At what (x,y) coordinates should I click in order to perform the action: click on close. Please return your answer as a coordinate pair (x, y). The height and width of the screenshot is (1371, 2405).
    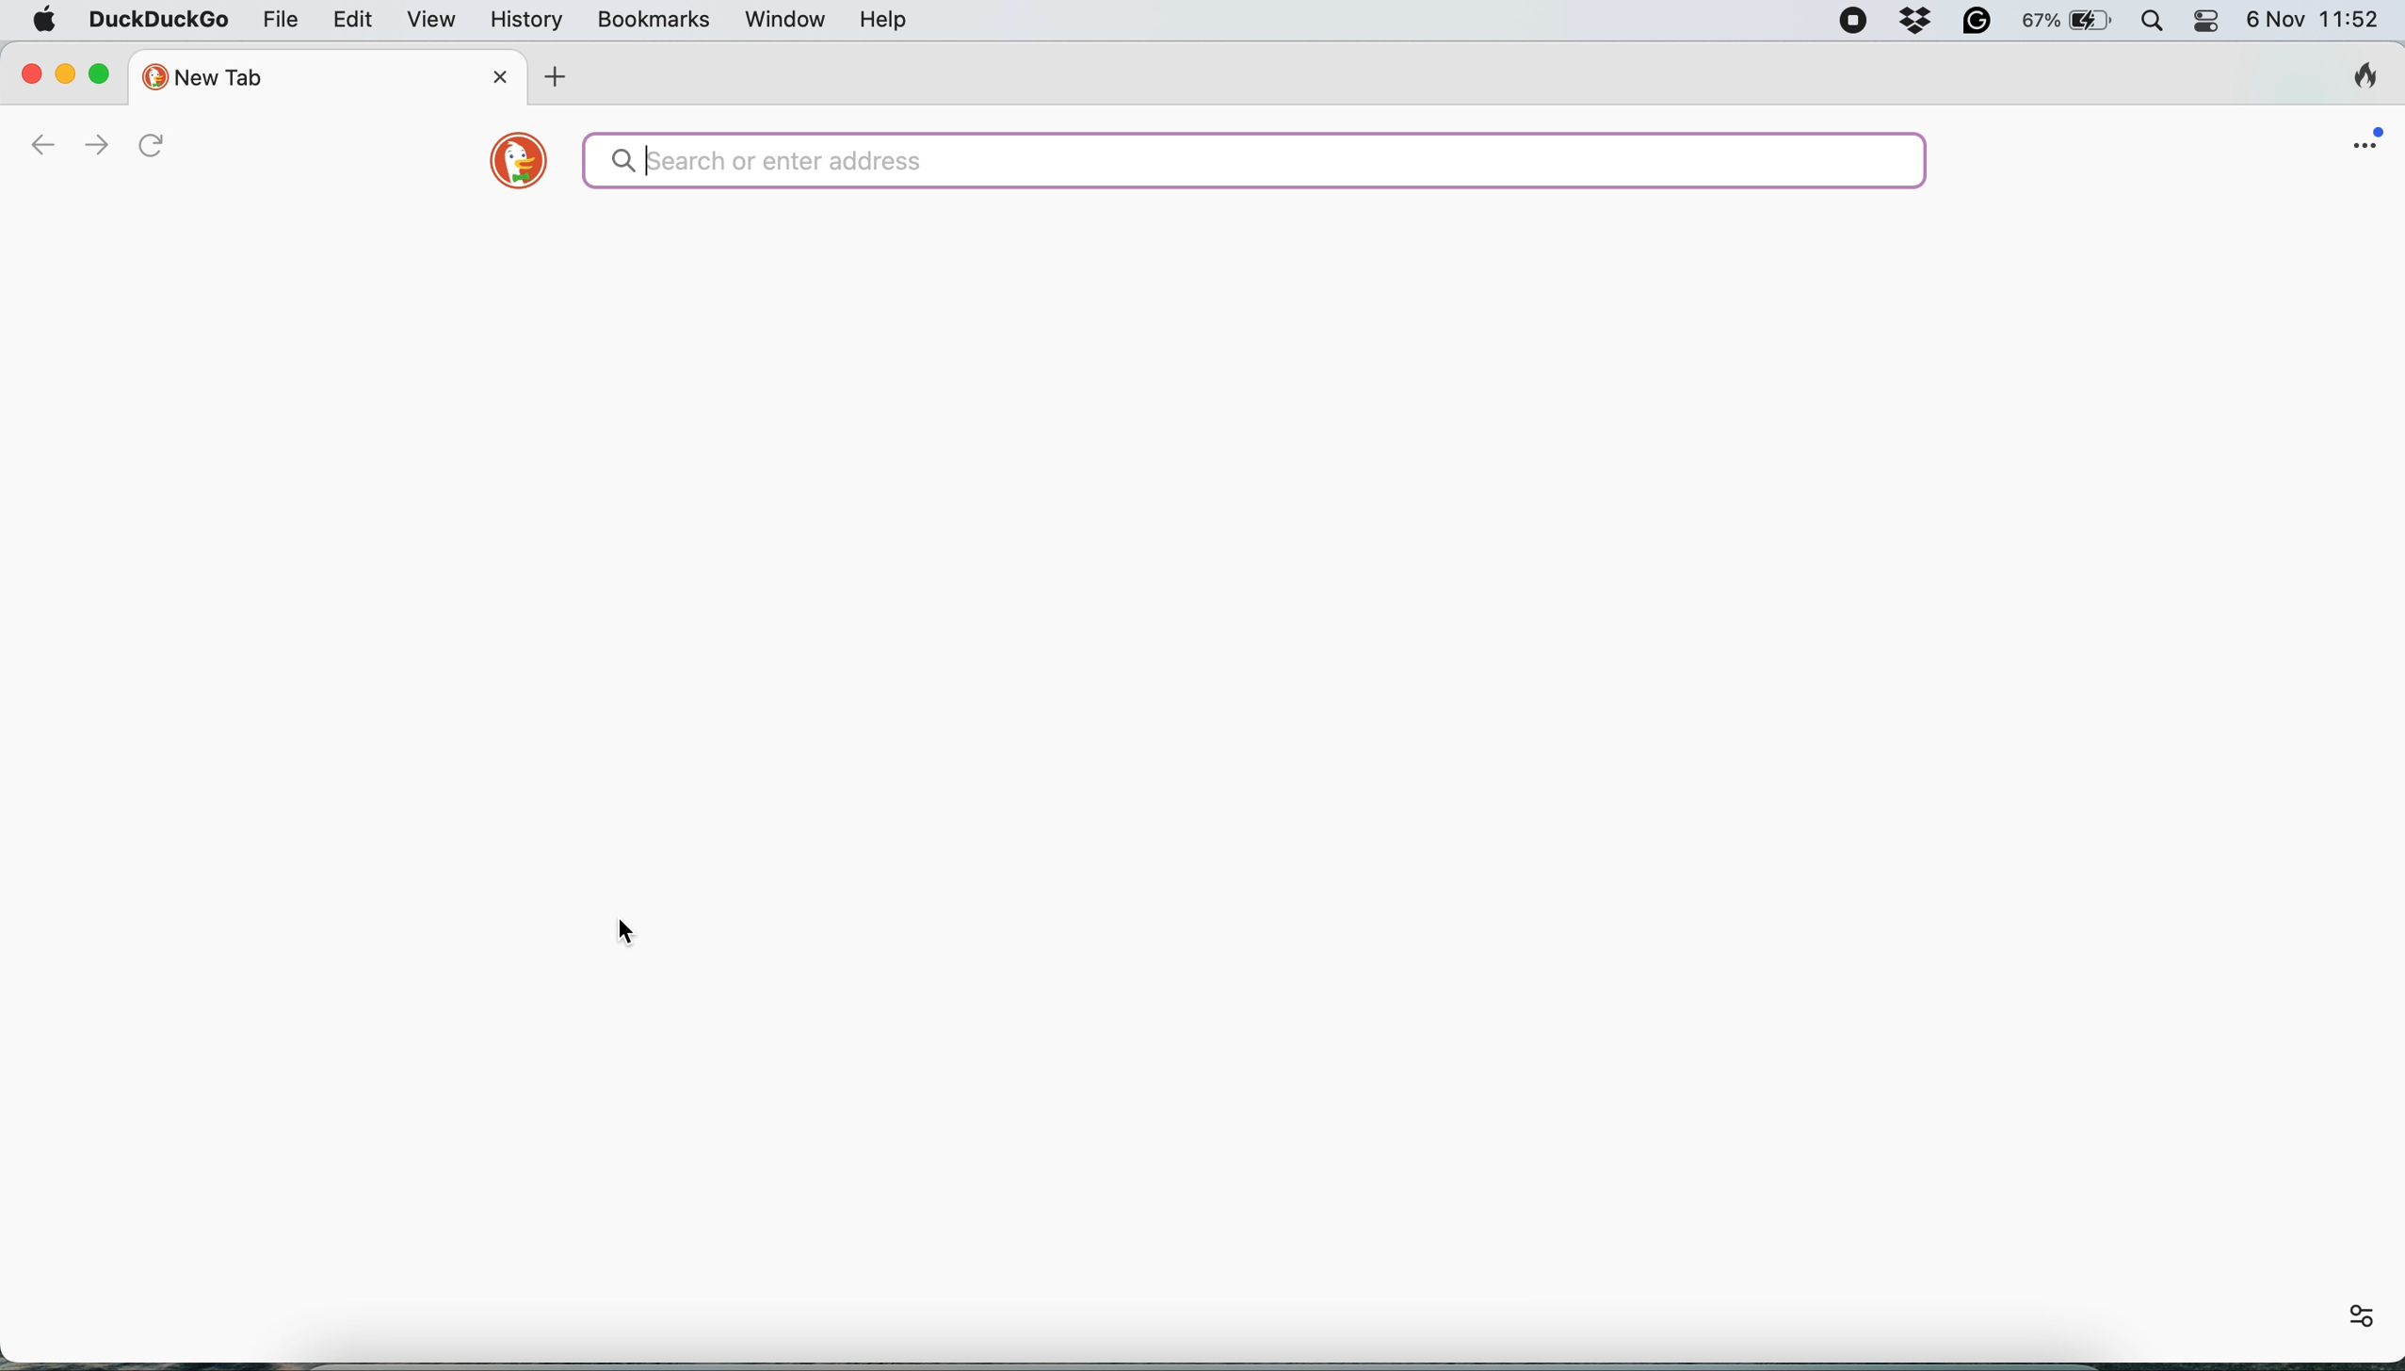
    Looking at the image, I should click on (26, 74).